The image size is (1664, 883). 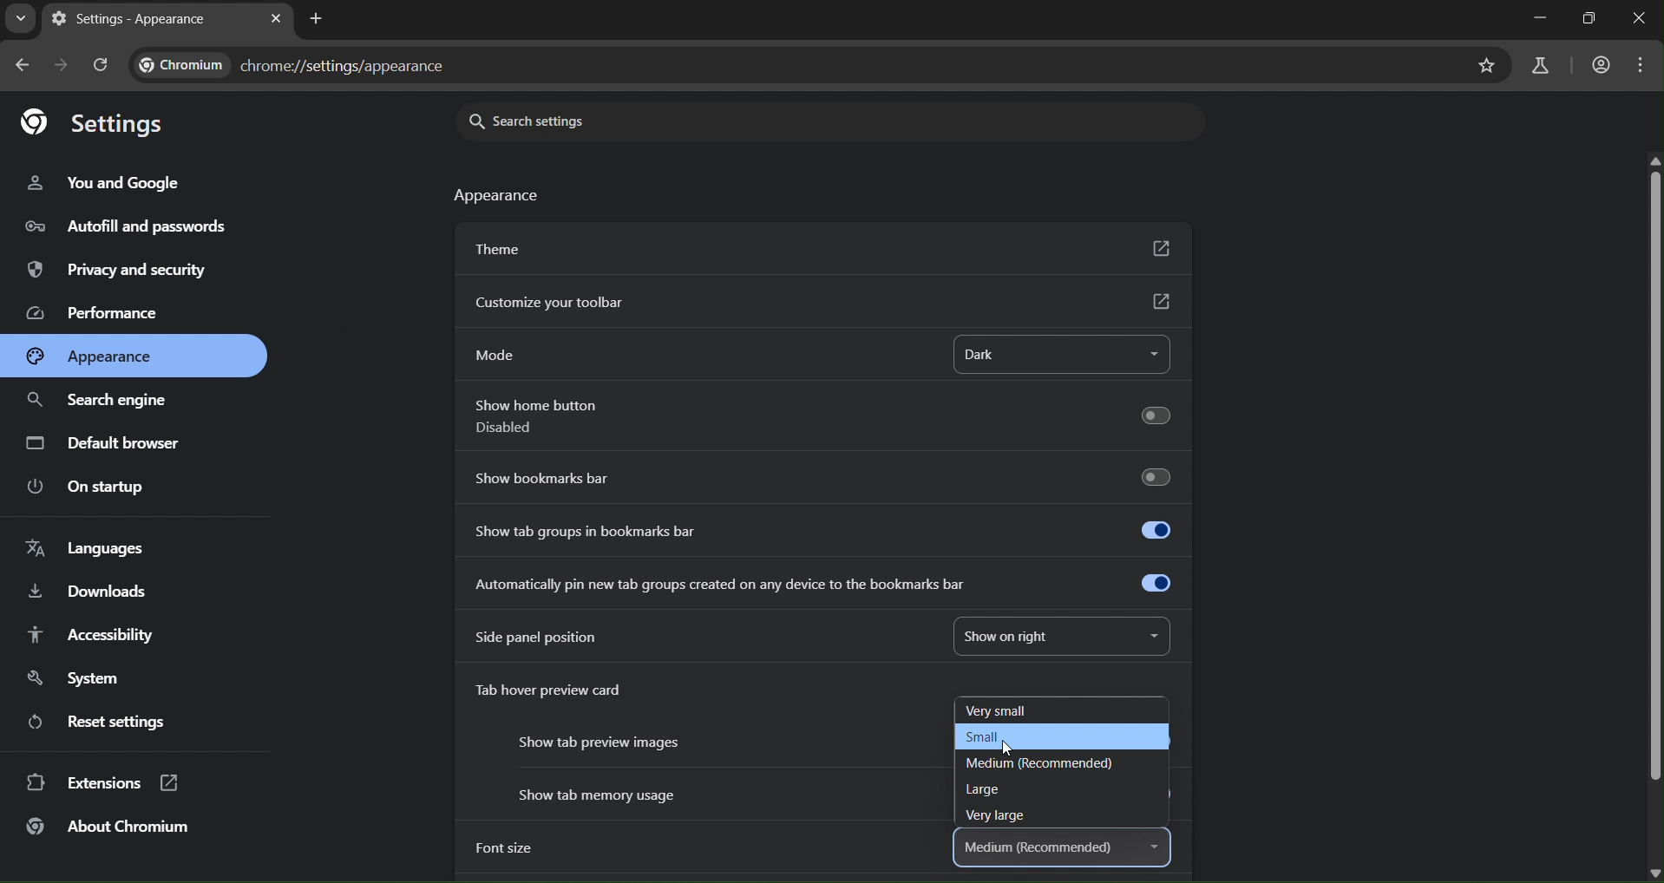 I want to click on theme, so click(x=822, y=248).